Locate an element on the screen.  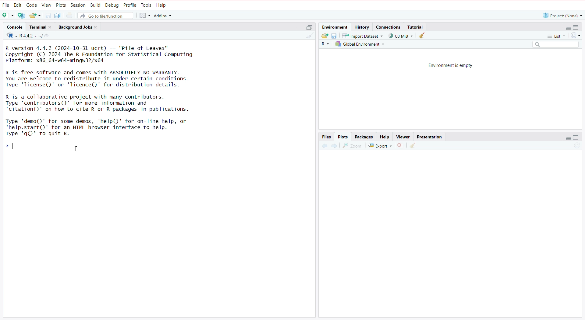
R442. ~/ is located at coordinates (27, 36).